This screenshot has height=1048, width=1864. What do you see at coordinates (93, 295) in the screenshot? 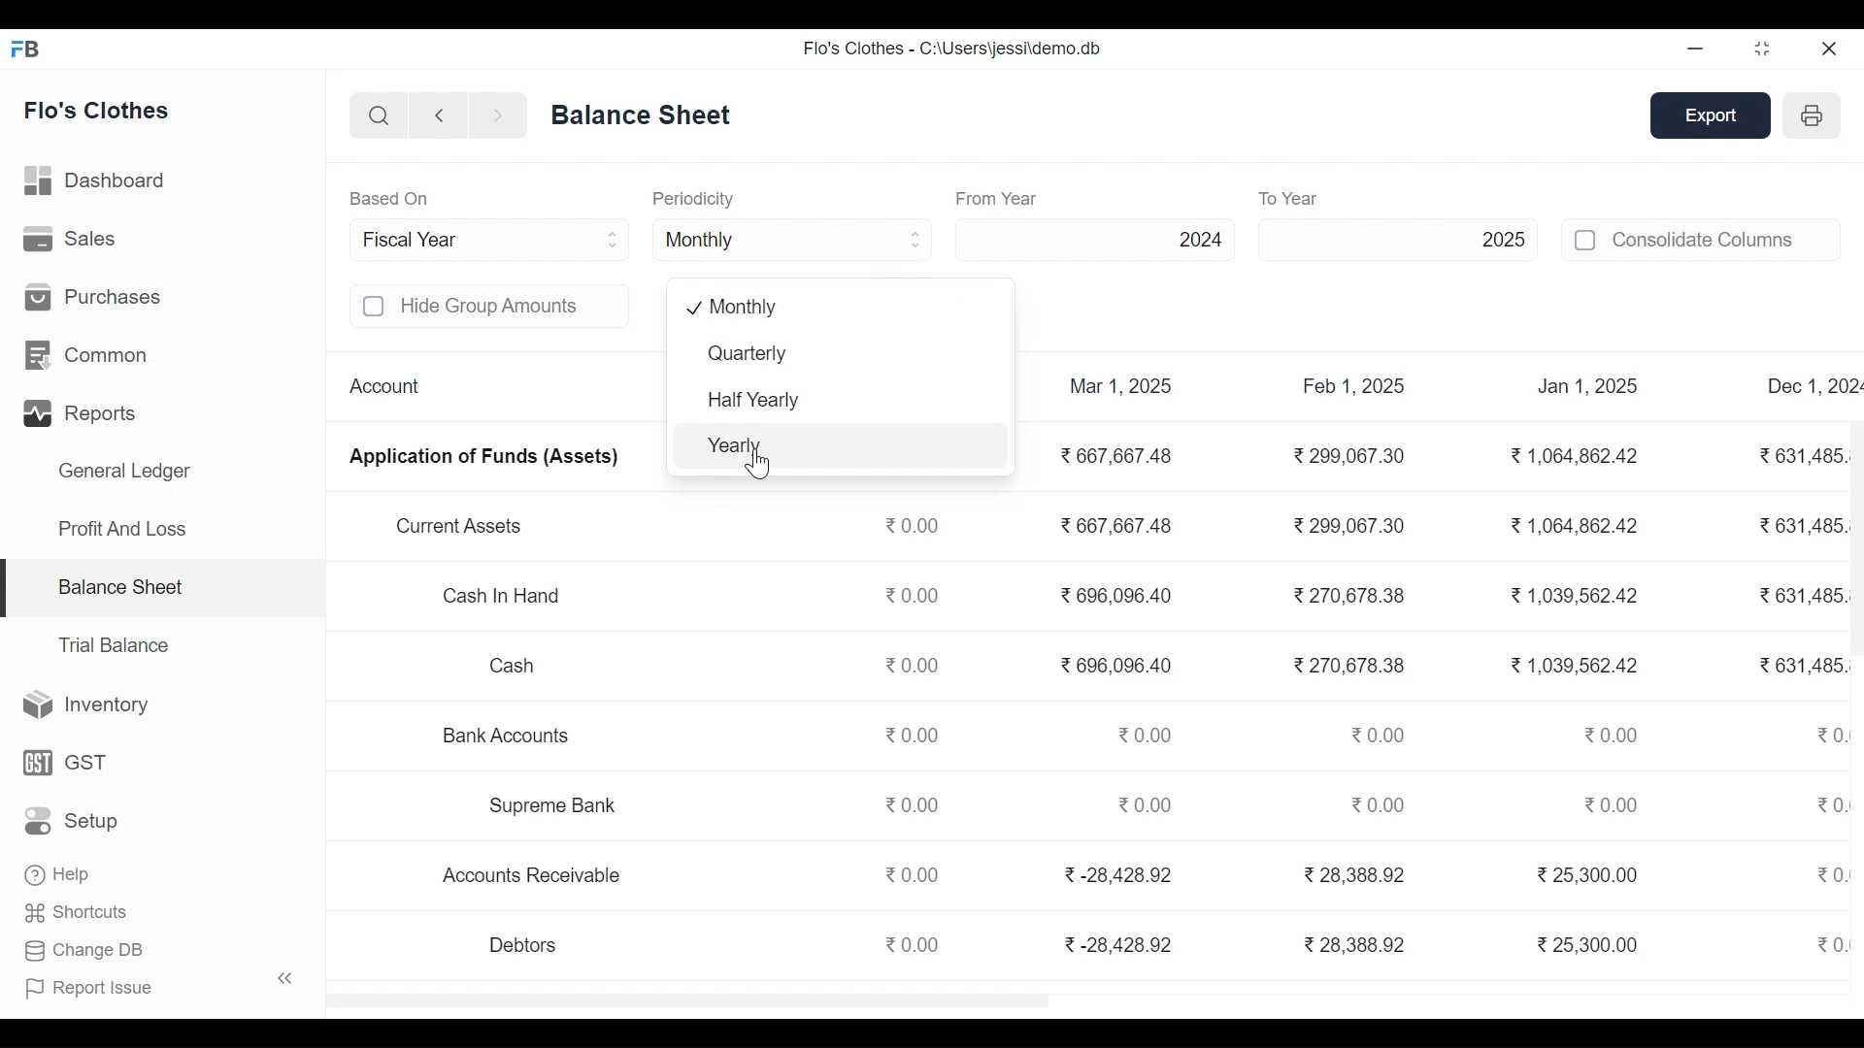
I see `Purchases ` at bounding box center [93, 295].